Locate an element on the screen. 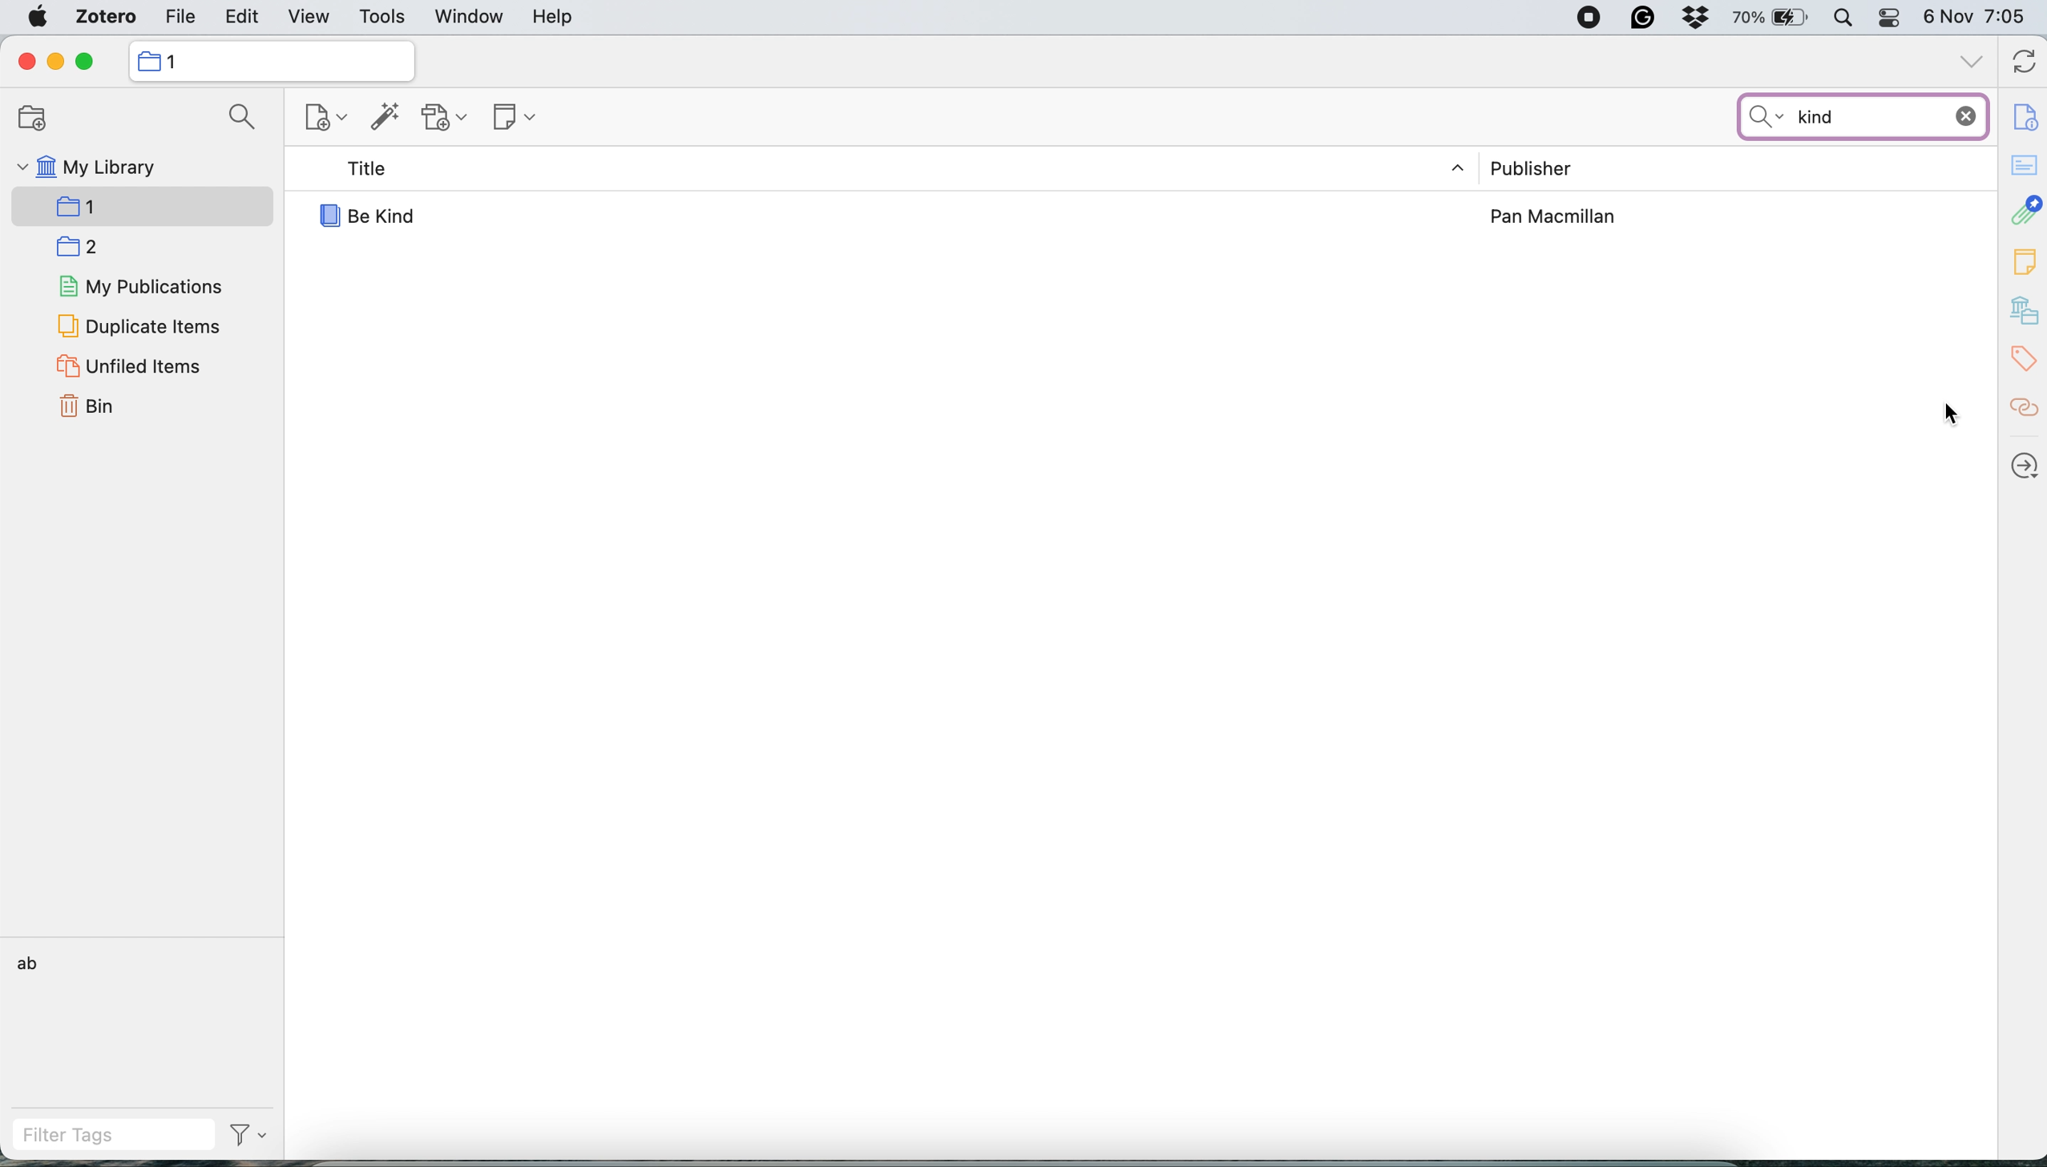 The width and height of the screenshot is (2047, 1167). file is located at coordinates (188, 18).